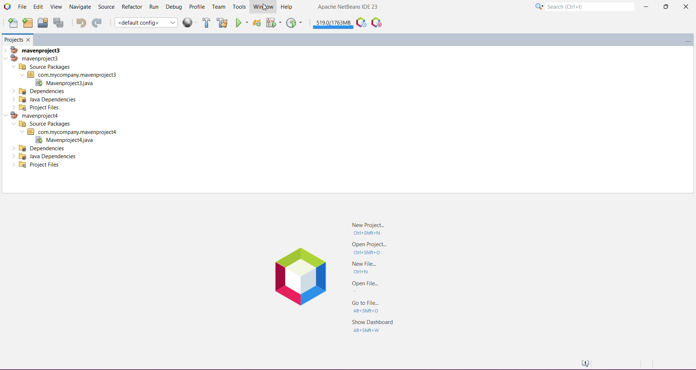 The width and height of the screenshot is (696, 370). I want to click on Projects Window, so click(13, 39).